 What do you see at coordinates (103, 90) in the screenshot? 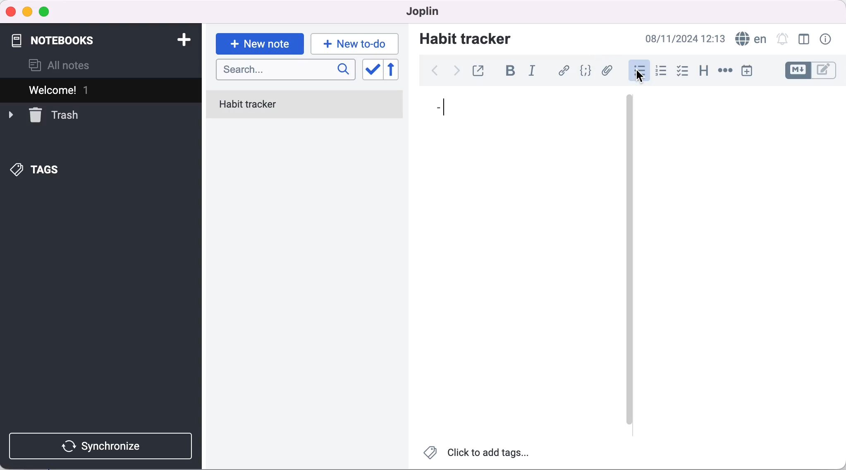
I see `welcome 1` at bounding box center [103, 90].